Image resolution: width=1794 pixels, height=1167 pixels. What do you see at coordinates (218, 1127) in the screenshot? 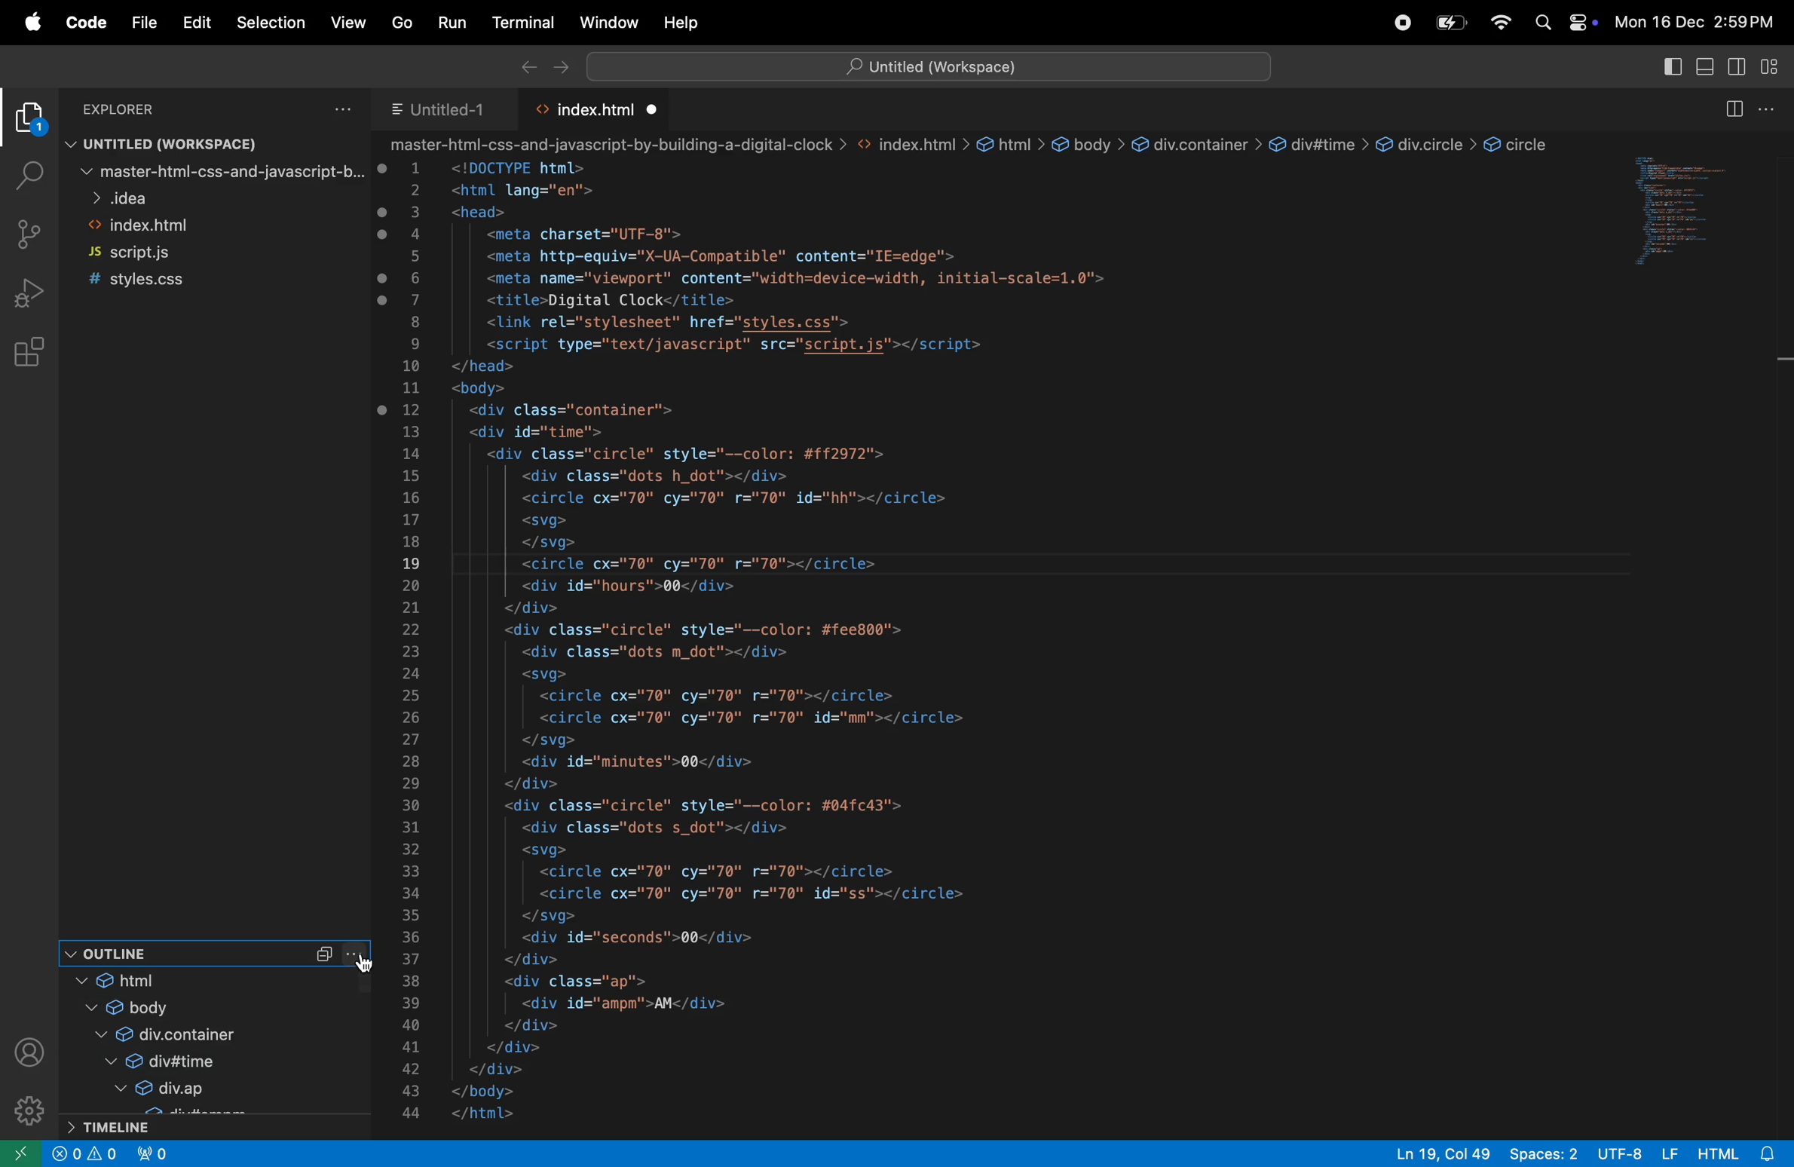
I see `timeline` at bounding box center [218, 1127].